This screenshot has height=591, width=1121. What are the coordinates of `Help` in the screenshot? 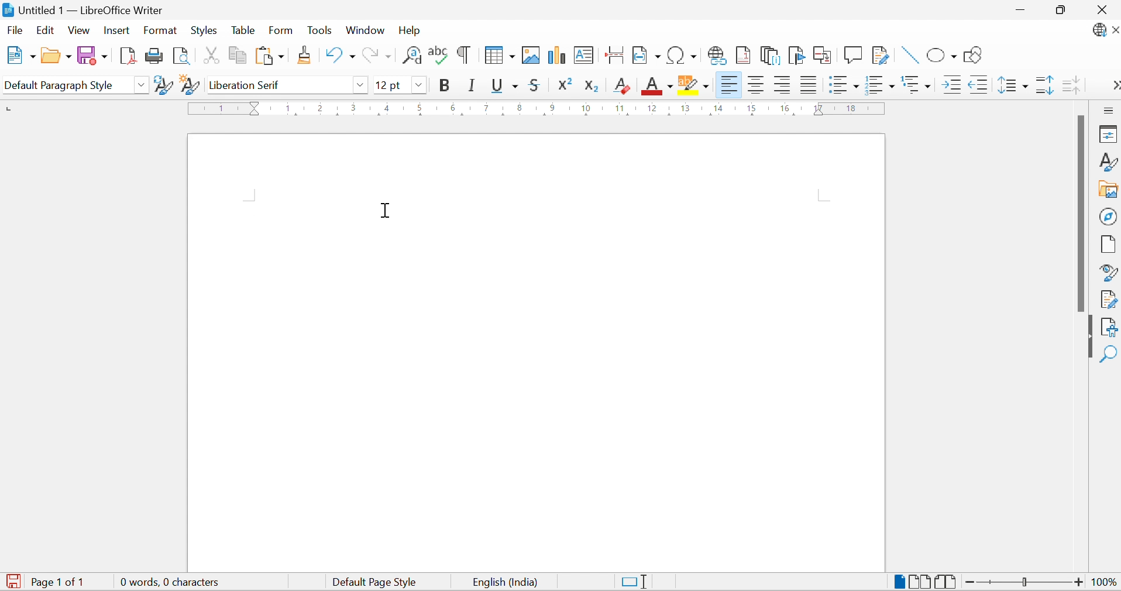 It's located at (412, 30).